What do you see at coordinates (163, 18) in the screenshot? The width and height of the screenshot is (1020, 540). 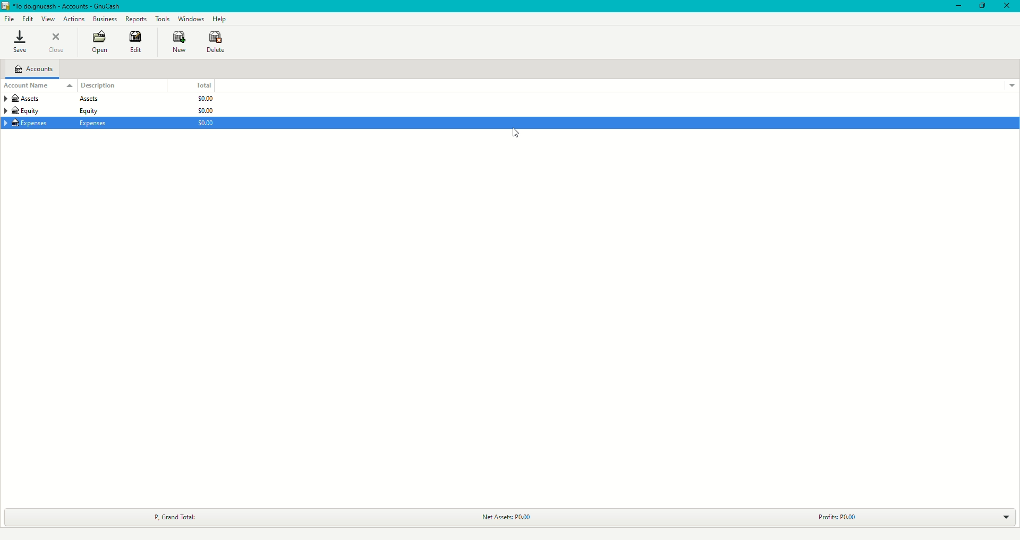 I see `Tools` at bounding box center [163, 18].